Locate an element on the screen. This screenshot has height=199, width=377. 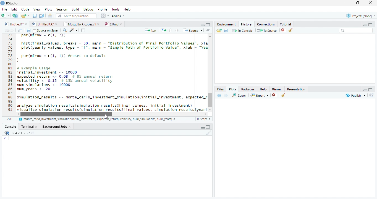
R 4.2.1 ~/ is located at coordinates (19, 132).